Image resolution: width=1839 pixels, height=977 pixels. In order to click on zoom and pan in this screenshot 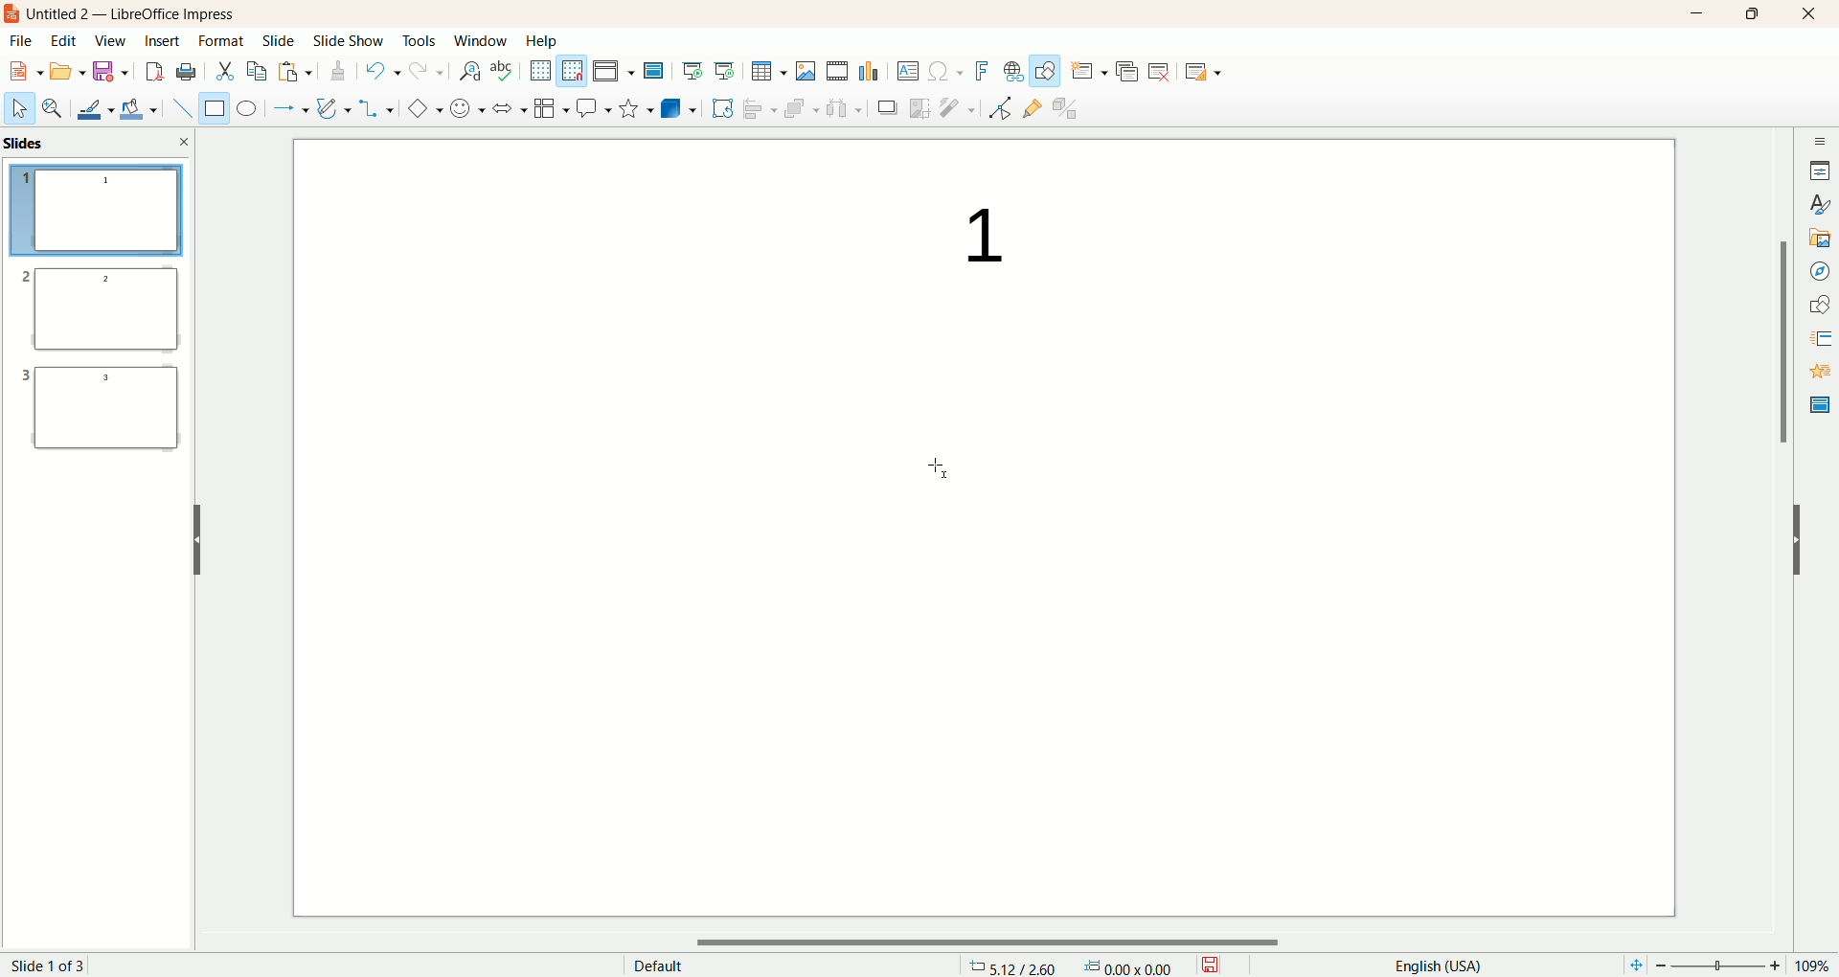, I will do `click(51, 109)`.